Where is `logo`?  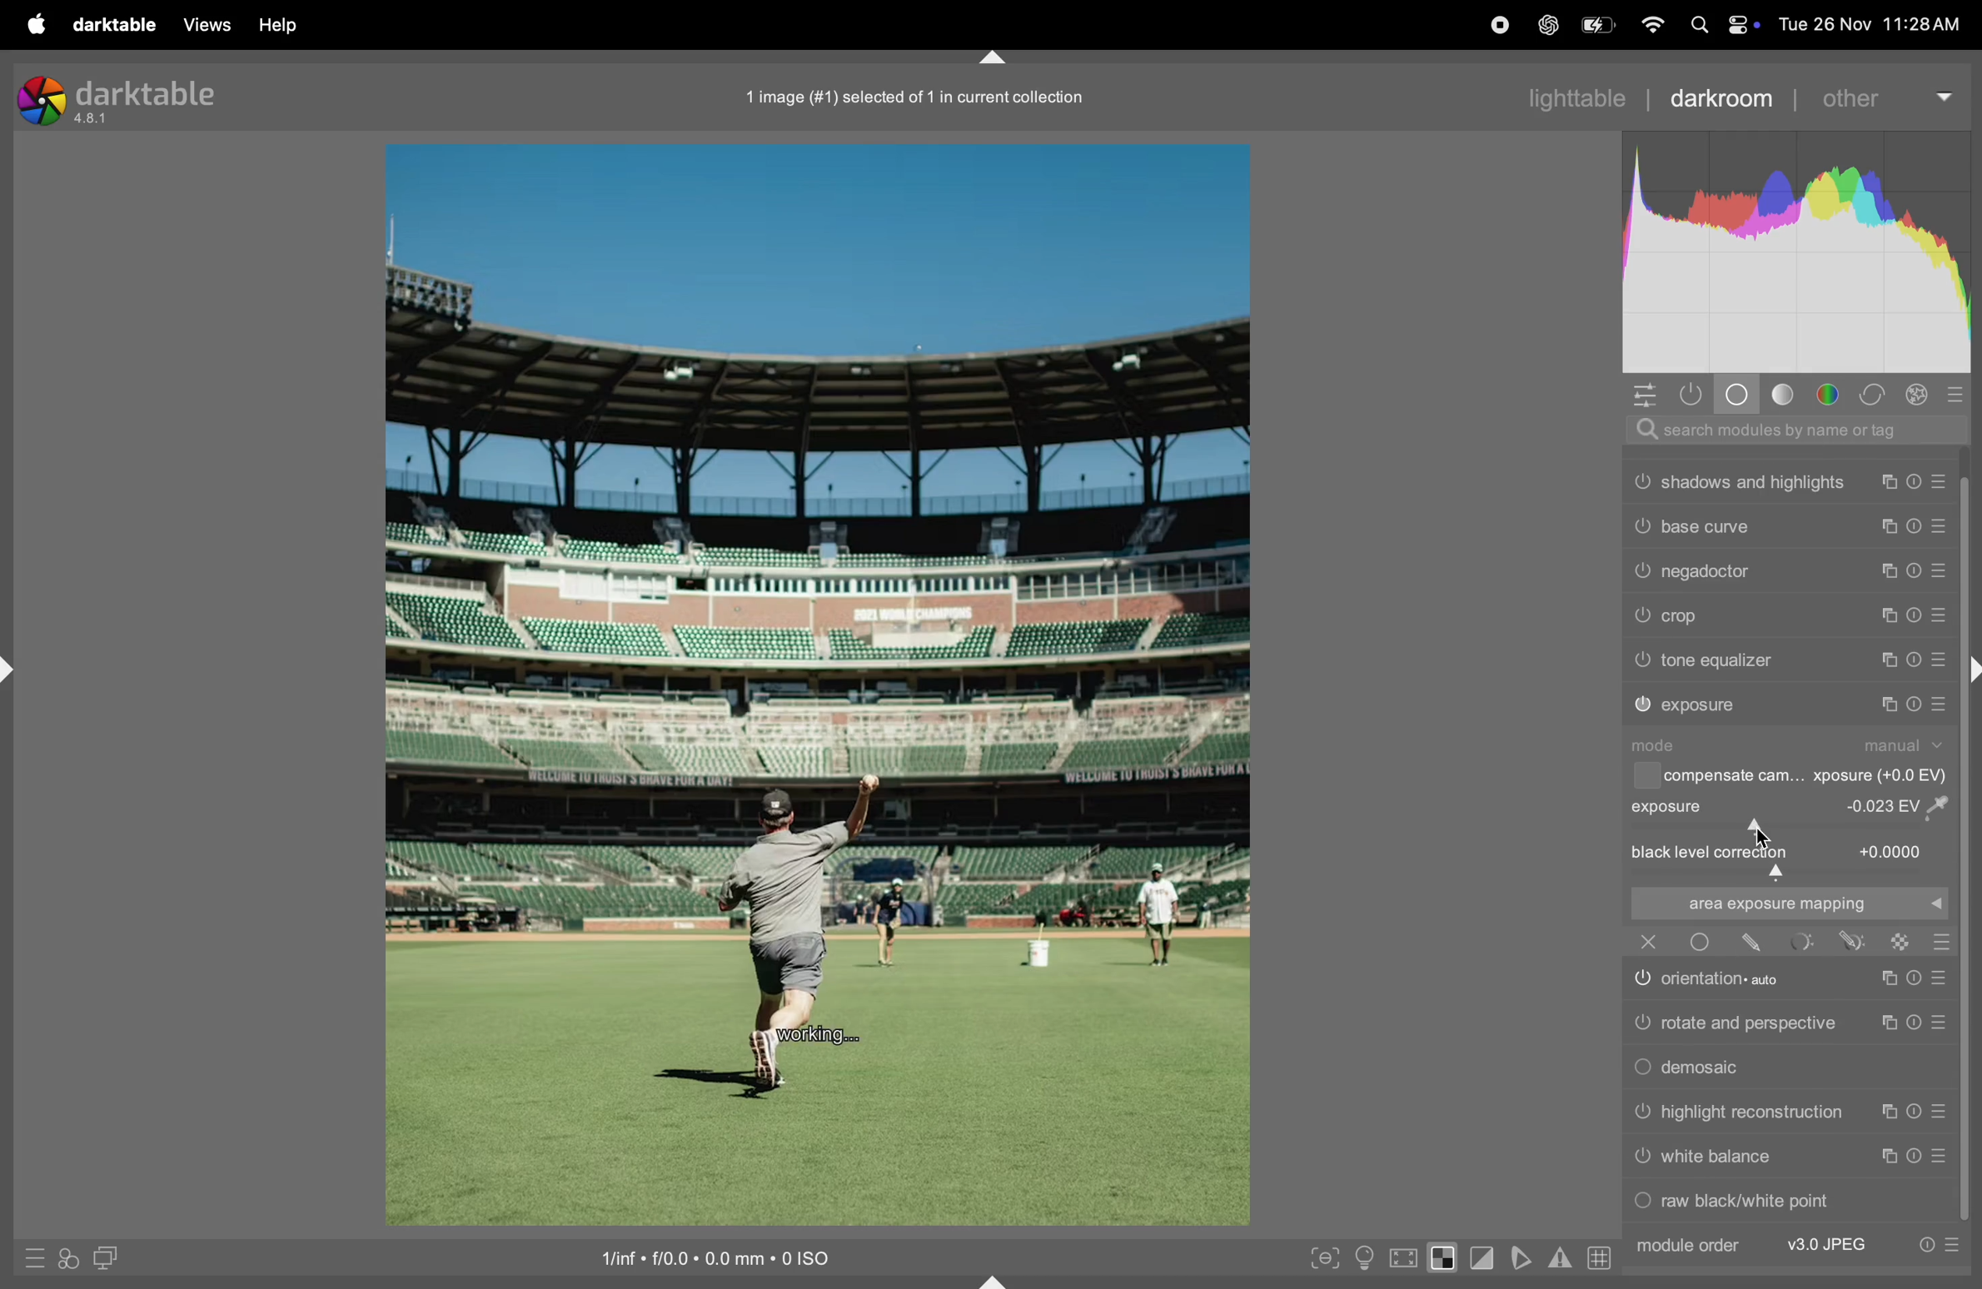
logo is located at coordinates (40, 101).